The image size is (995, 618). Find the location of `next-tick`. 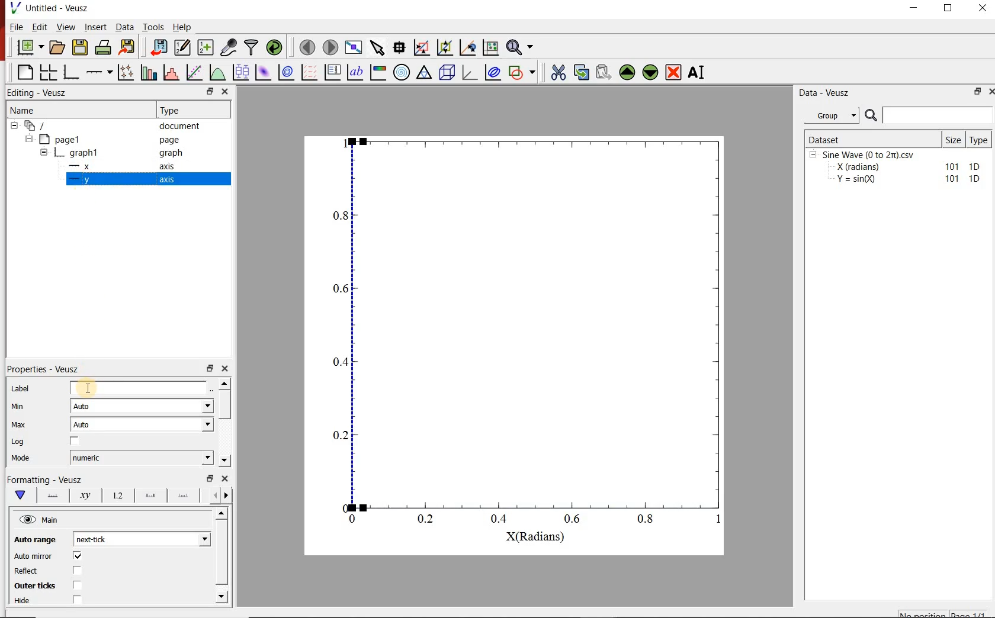

next-tick is located at coordinates (140, 538).